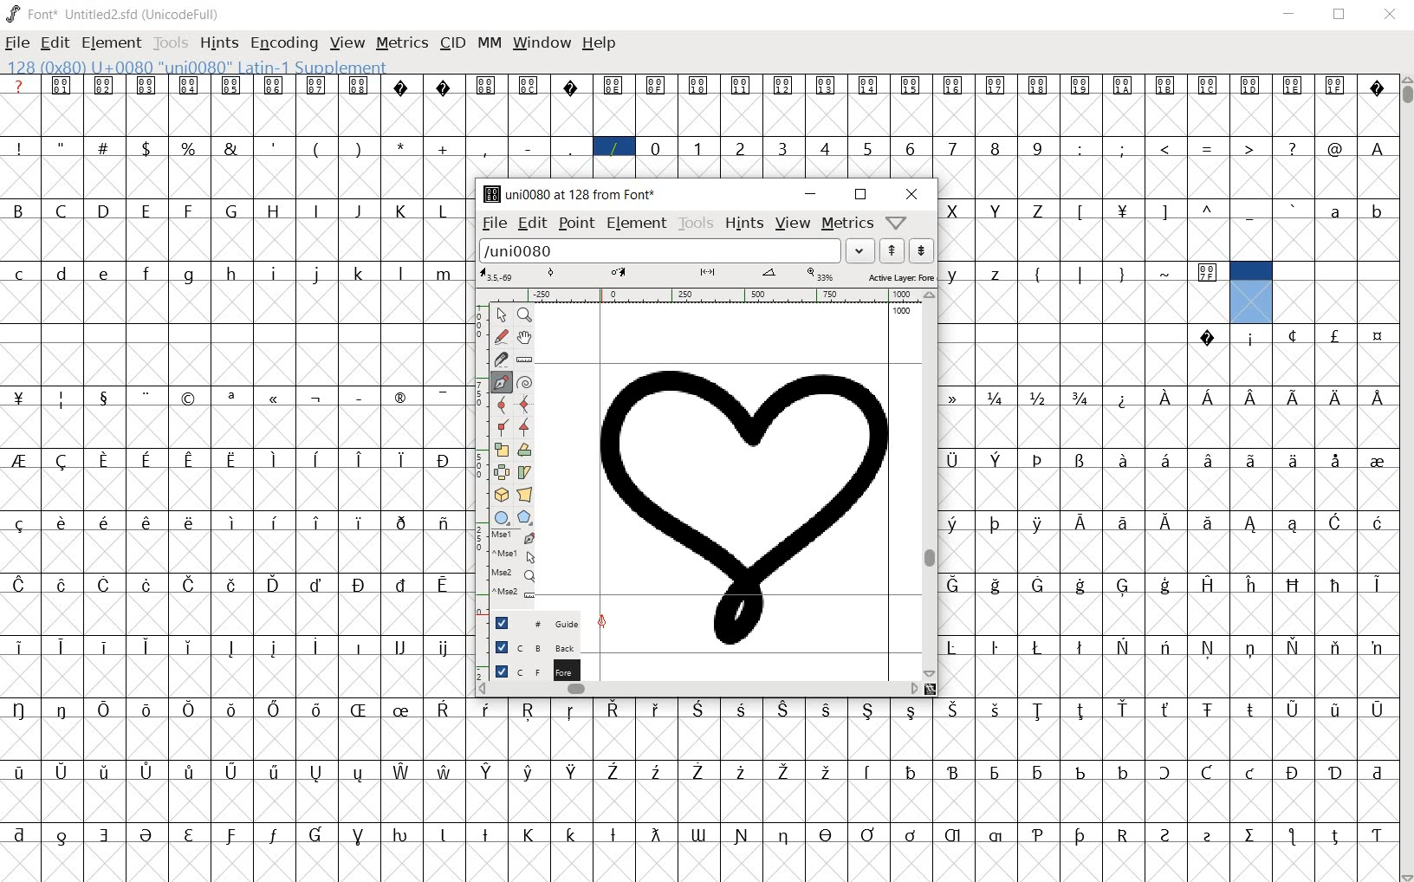 The width and height of the screenshot is (1414, 882). Describe the element at coordinates (1293, 460) in the screenshot. I see `glyph` at that location.